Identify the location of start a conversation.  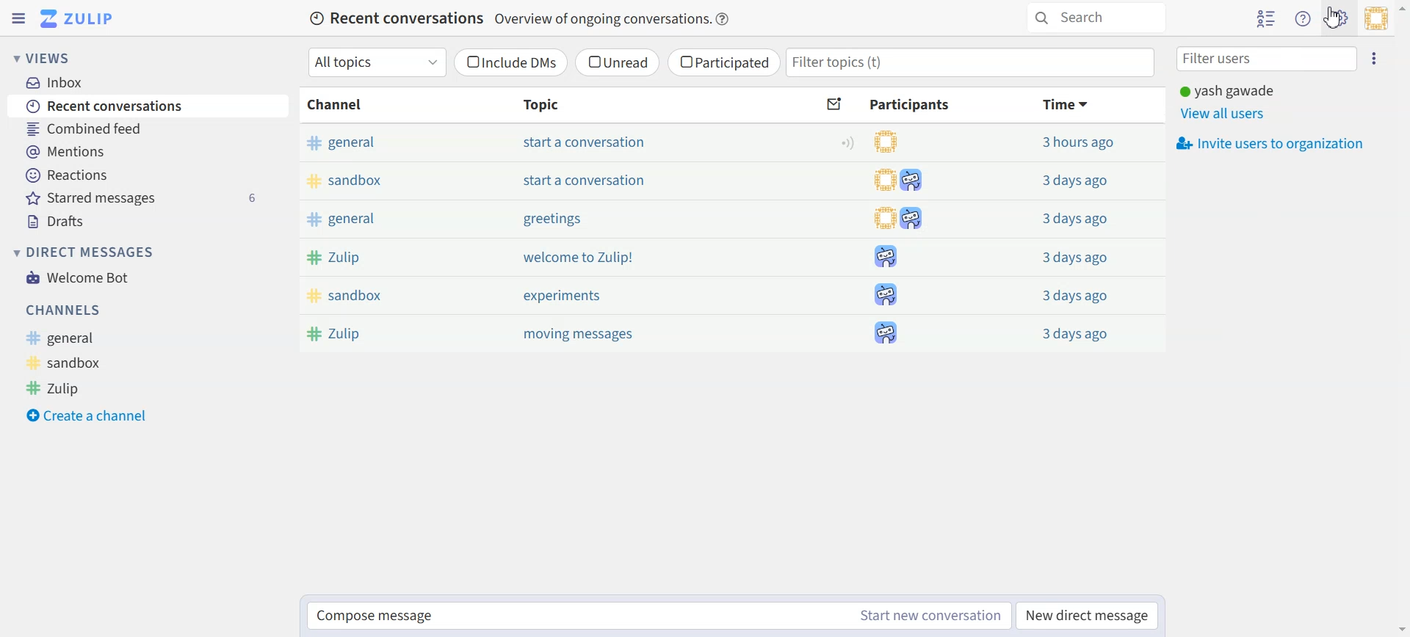
(588, 142).